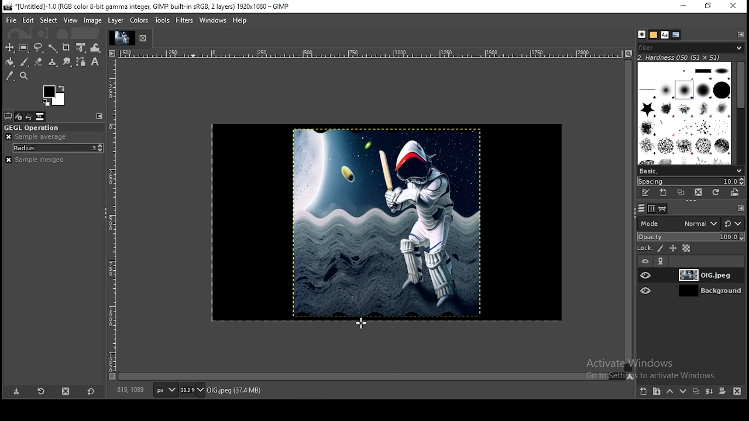 The image size is (749, 421). What do you see at coordinates (646, 194) in the screenshot?
I see `edit this brush` at bounding box center [646, 194].